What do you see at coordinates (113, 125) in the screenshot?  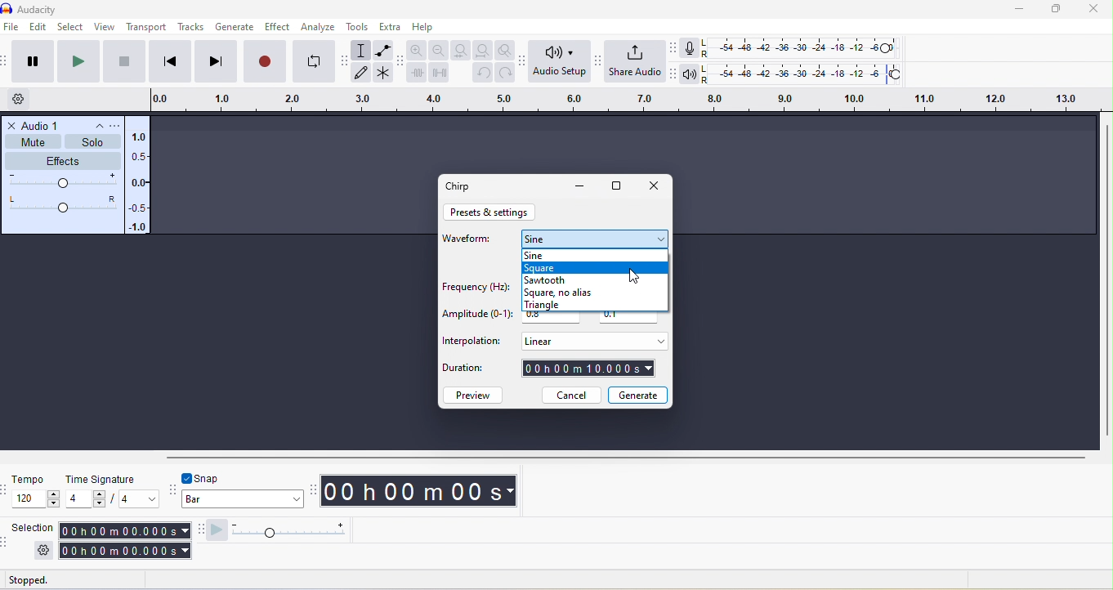 I see `open menu` at bounding box center [113, 125].